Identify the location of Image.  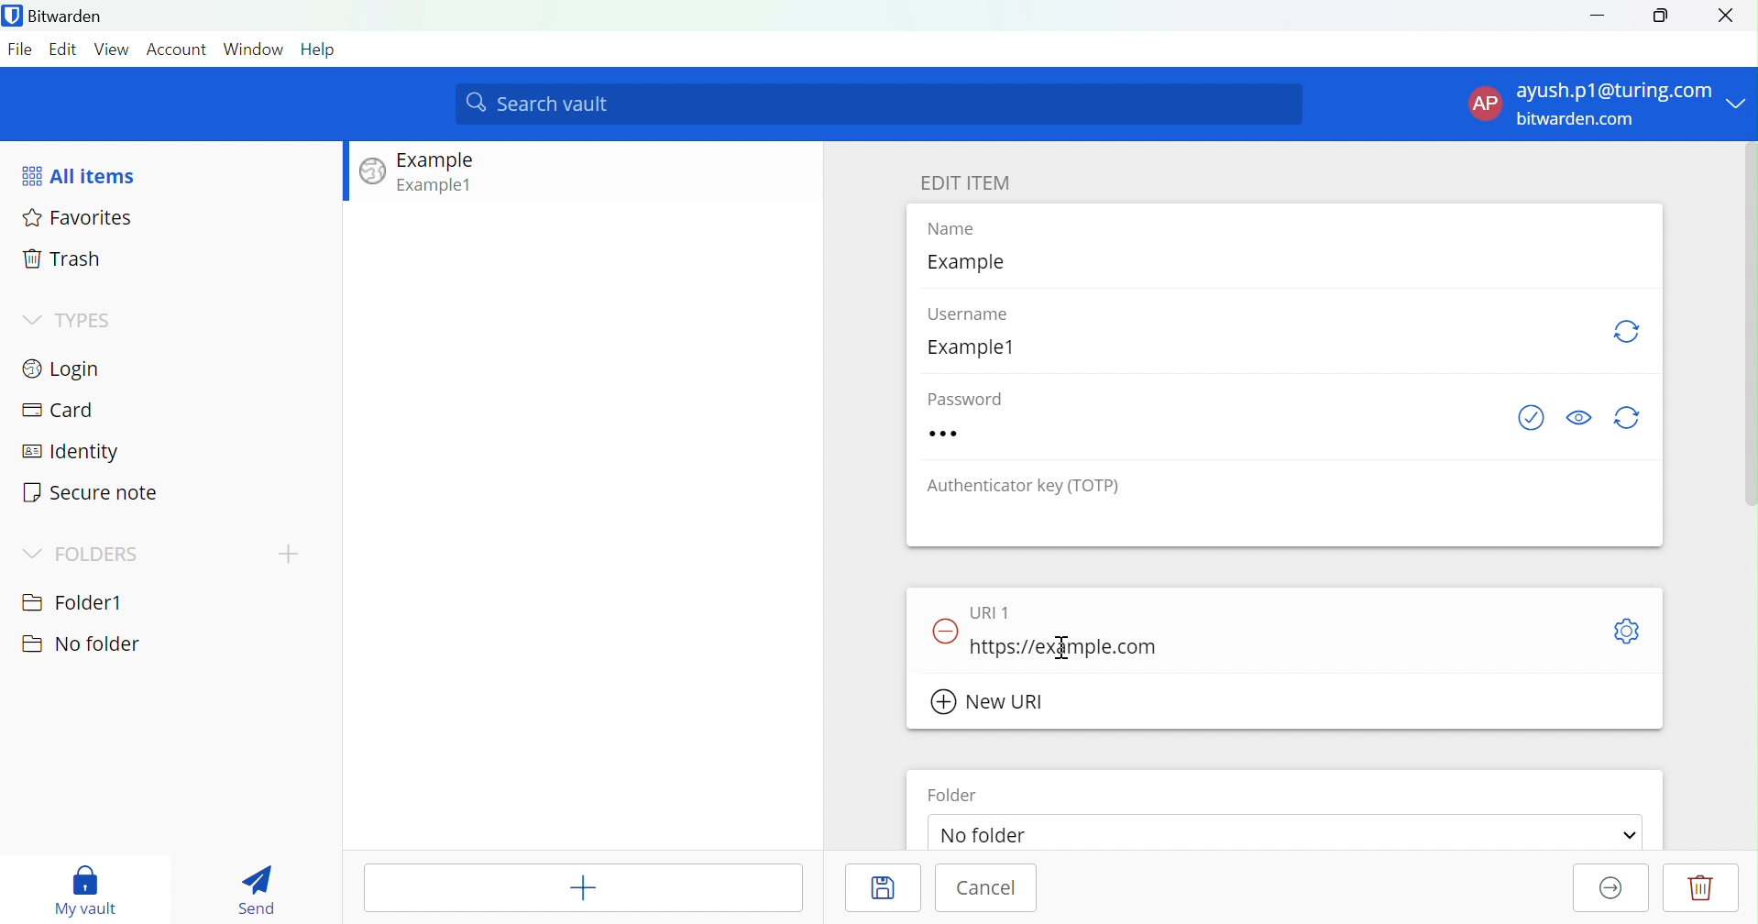
(373, 172).